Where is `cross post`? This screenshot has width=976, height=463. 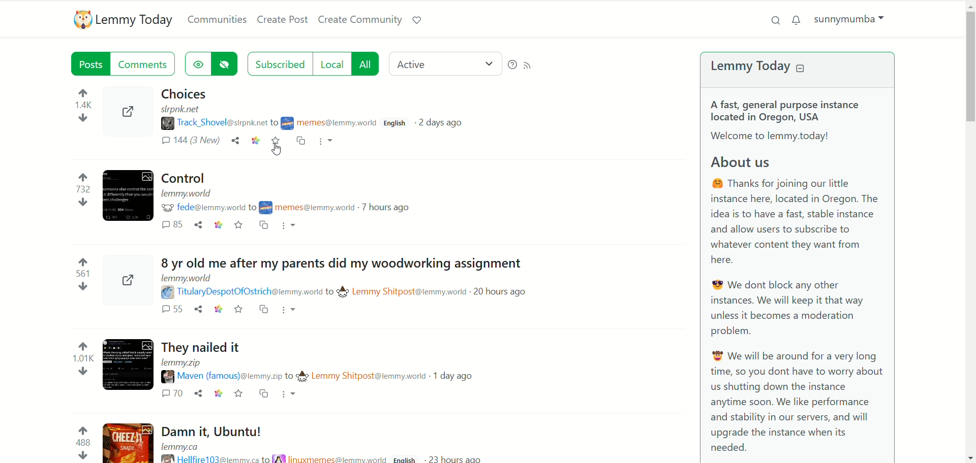
cross post is located at coordinates (260, 310).